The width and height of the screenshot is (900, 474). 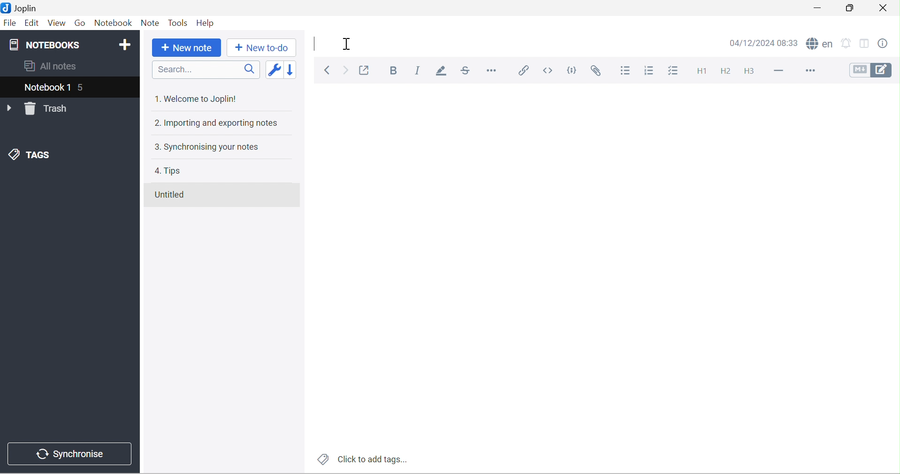 I want to click on 5, so click(x=82, y=88).